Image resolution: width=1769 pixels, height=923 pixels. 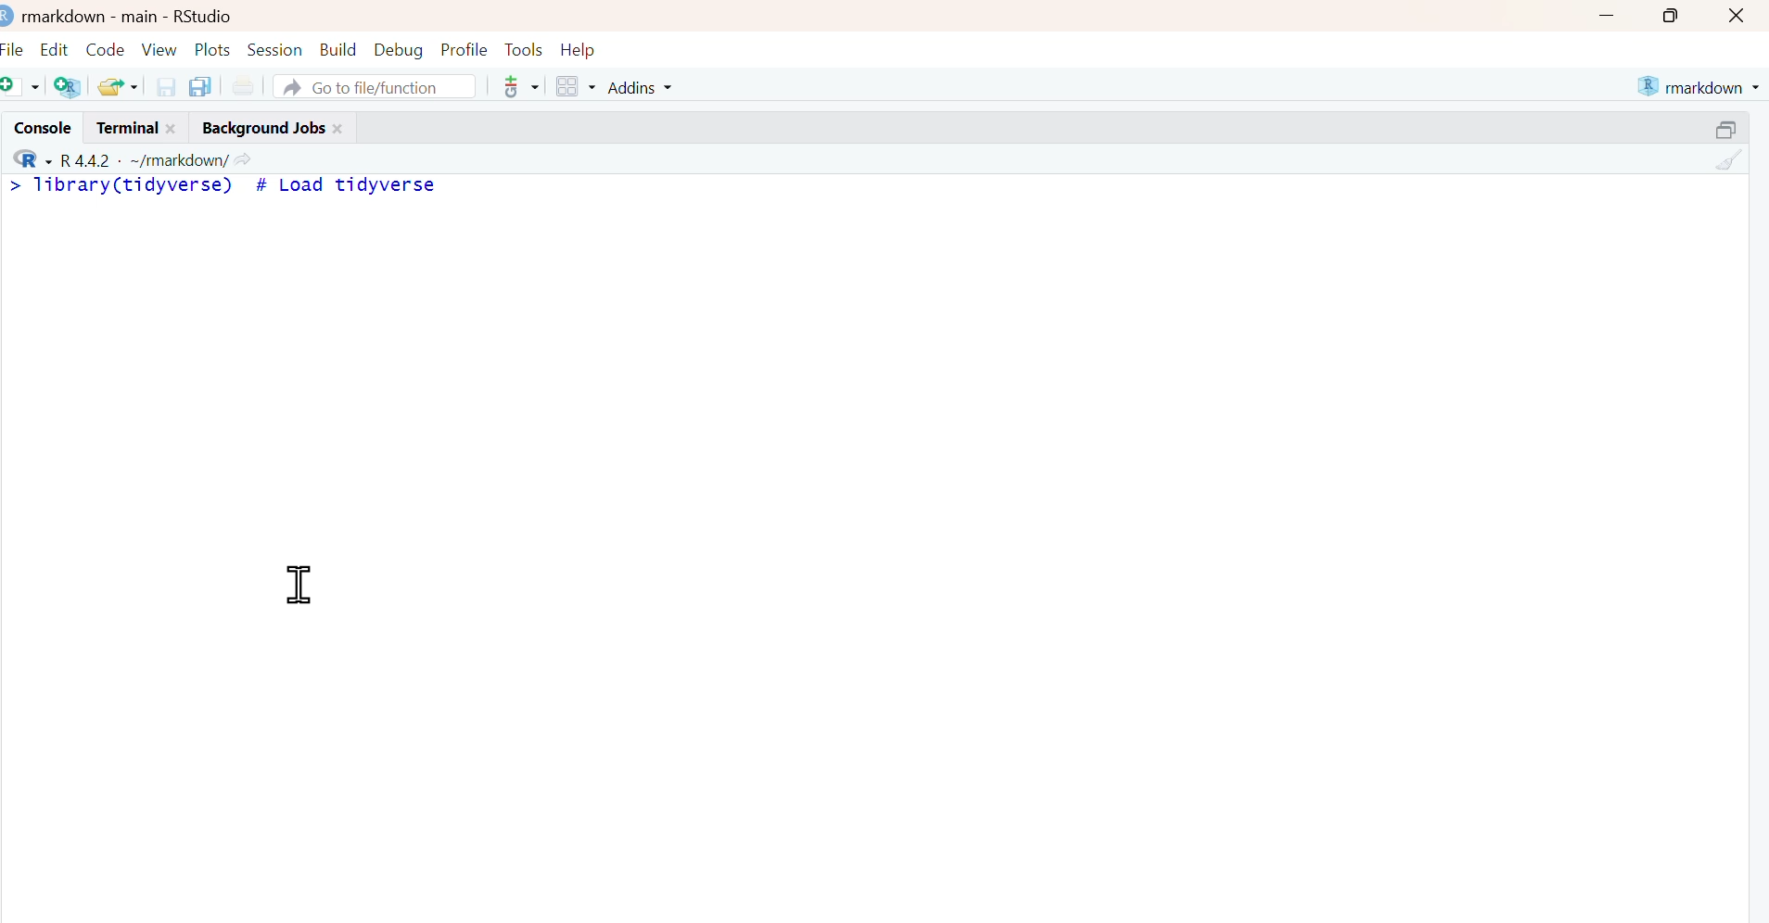 What do you see at coordinates (1731, 126) in the screenshot?
I see `resize` at bounding box center [1731, 126].